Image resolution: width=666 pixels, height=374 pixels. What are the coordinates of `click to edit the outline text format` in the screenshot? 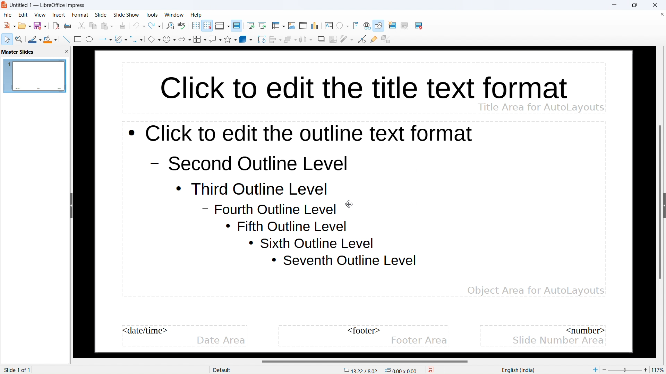 It's located at (304, 135).